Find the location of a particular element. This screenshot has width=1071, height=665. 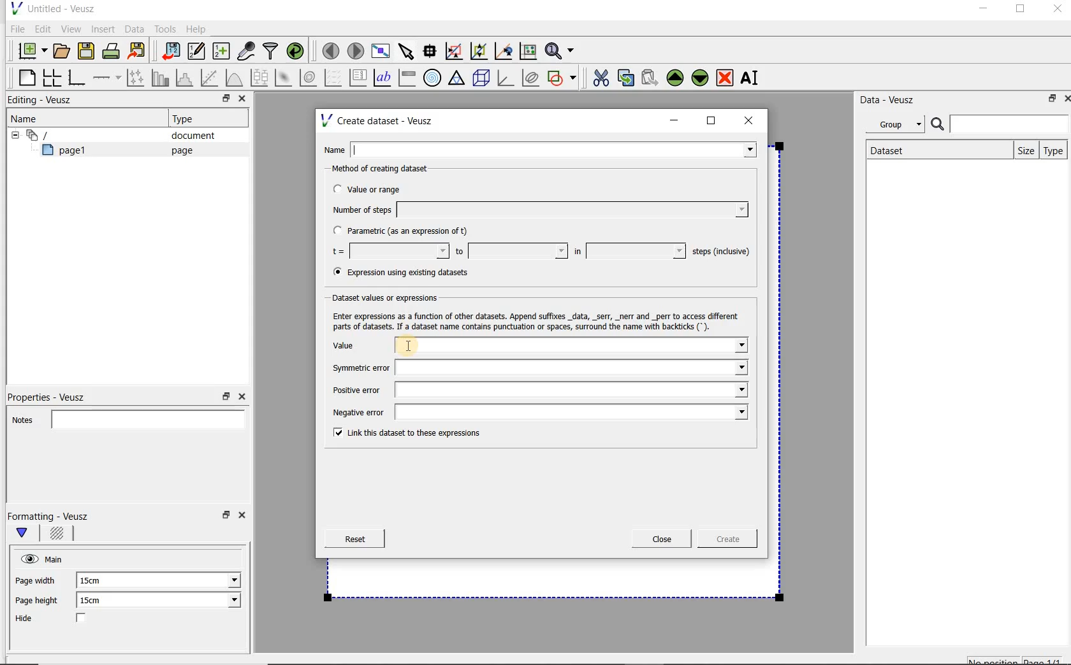

Page width is located at coordinates (36, 578).